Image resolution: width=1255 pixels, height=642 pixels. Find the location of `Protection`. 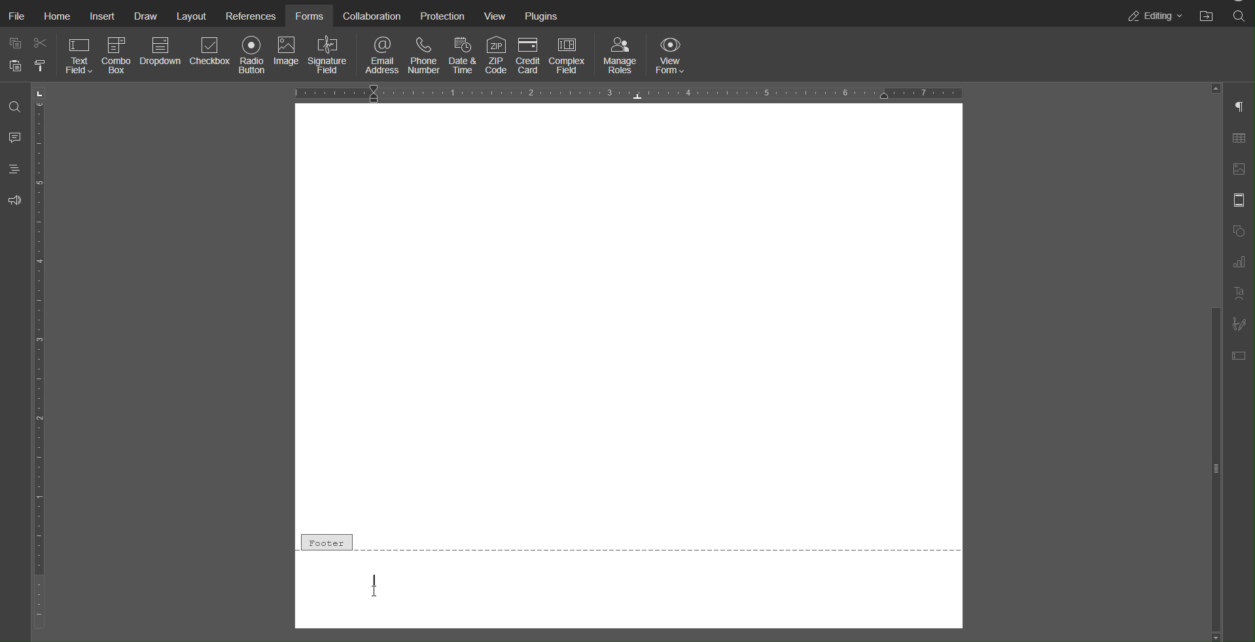

Protection is located at coordinates (441, 15).